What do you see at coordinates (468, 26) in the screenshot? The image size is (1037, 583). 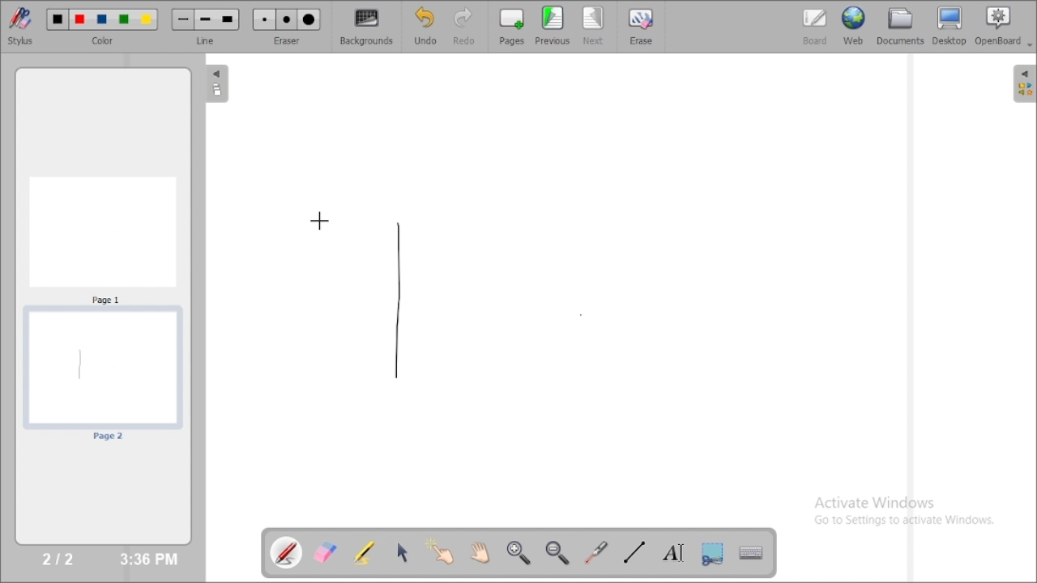 I see `redo` at bounding box center [468, 26].